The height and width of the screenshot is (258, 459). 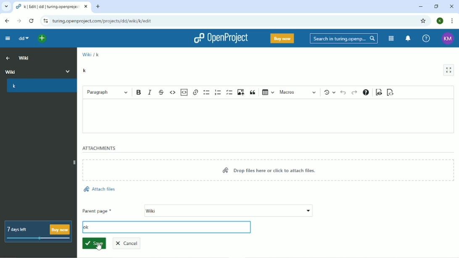 I want to click on Show local modifications, so click(x=329, y=92).